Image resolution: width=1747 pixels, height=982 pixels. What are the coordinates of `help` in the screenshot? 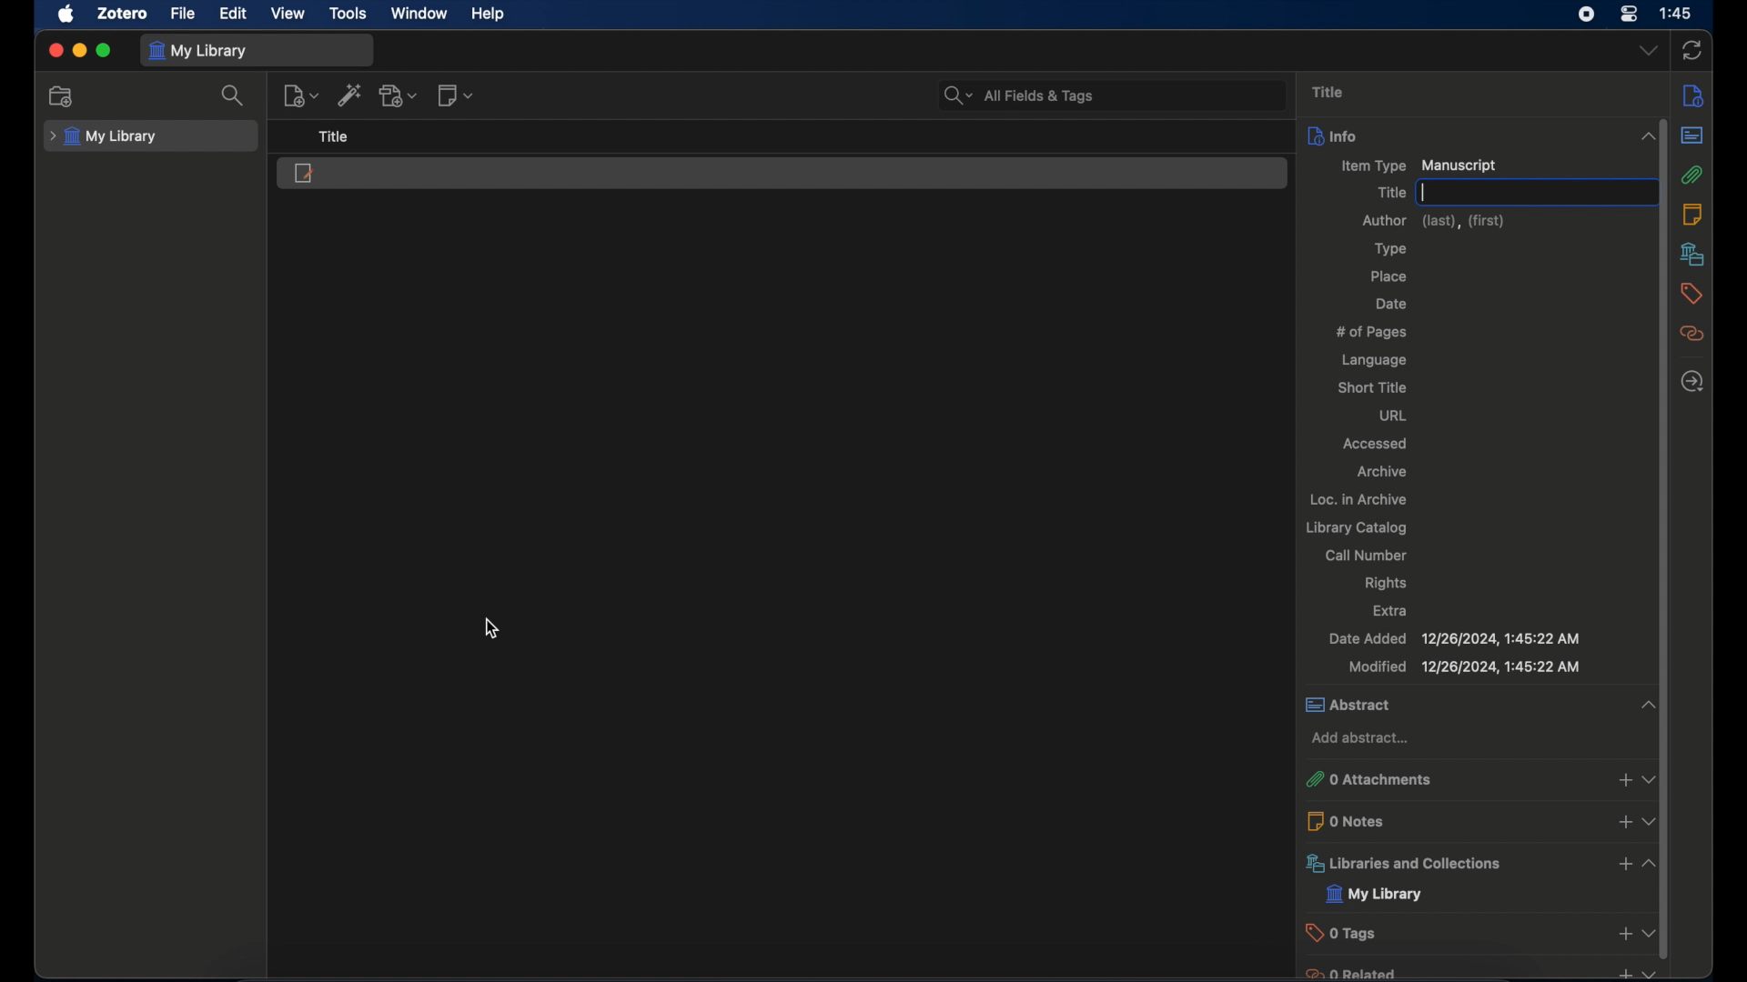 It's located at (488, 14).